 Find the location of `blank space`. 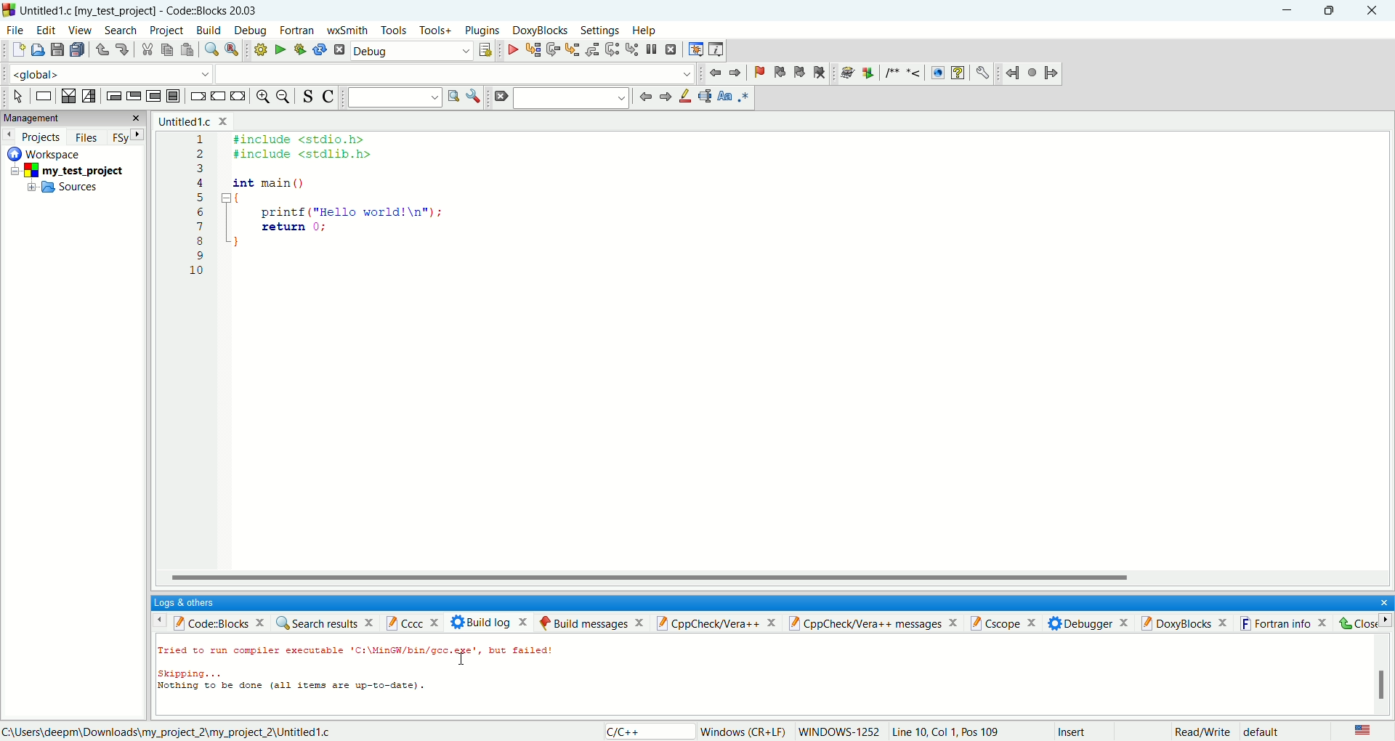

blank space is located at coordinates (456, 73).